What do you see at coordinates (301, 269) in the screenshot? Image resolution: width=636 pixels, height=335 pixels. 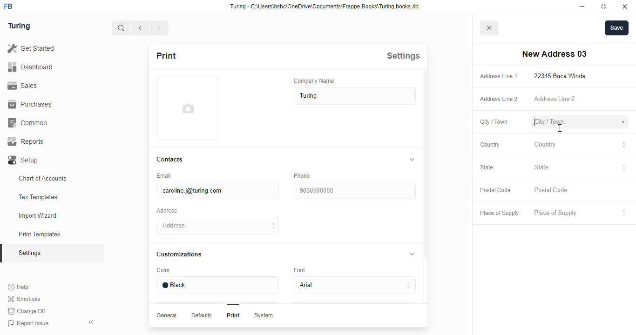 I see `font` at bounding box center [301, 269].